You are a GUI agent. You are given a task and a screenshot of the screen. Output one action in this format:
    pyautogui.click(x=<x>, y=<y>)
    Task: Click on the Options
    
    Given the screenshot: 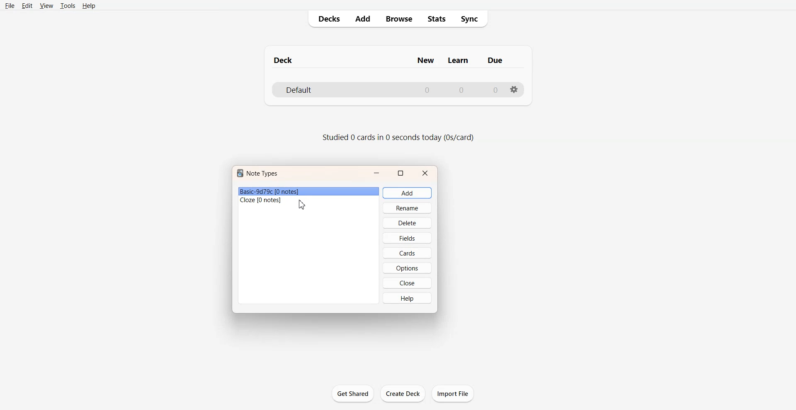 What is the action you would take?
    pyautogui.click(x=407, y=268)
    